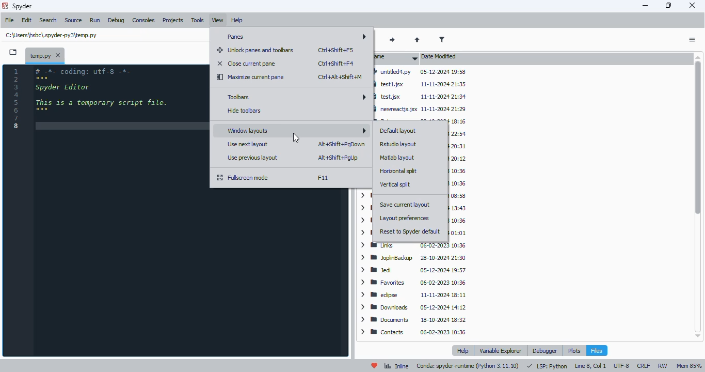  I want to click on LSP:PYTHON, so click(547, 366).